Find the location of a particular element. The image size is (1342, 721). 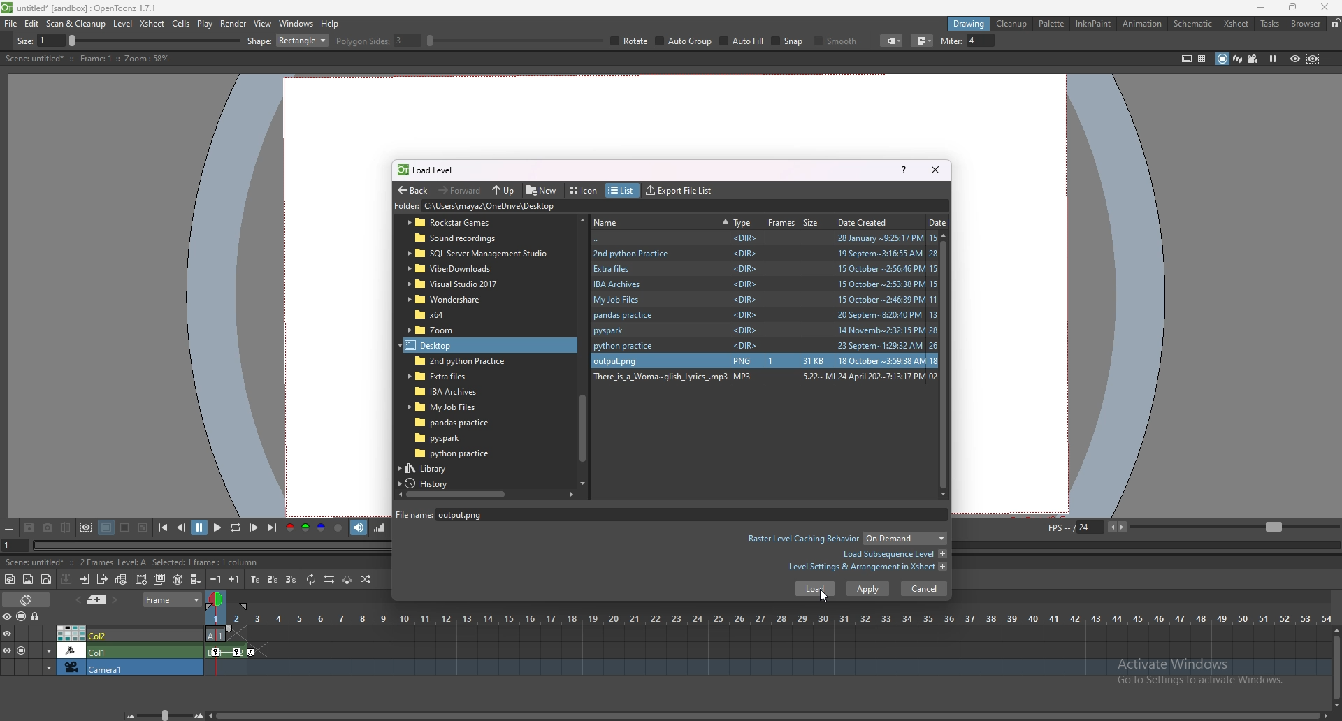

random is located at coordinates (366, 579).